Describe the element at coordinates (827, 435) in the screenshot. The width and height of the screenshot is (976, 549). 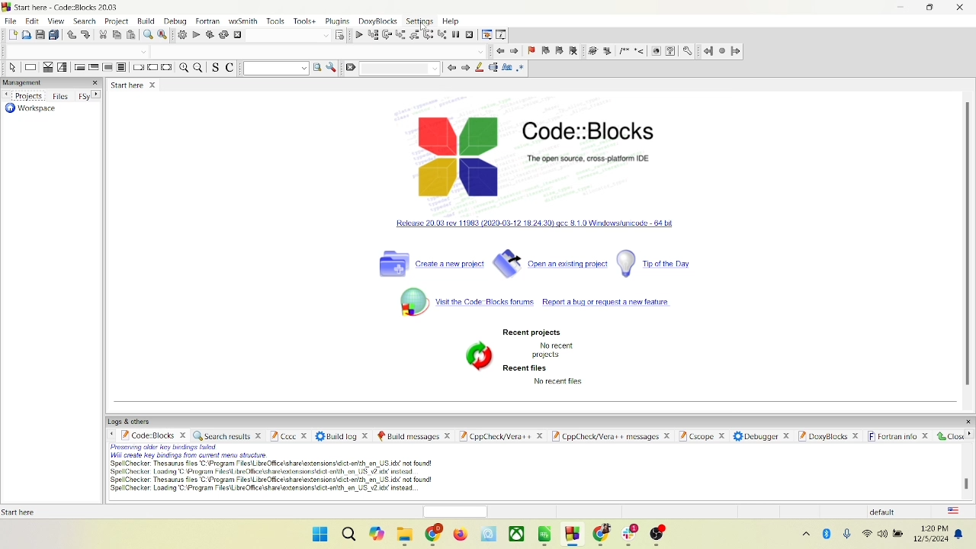
I see `doxyblocks` at that location.